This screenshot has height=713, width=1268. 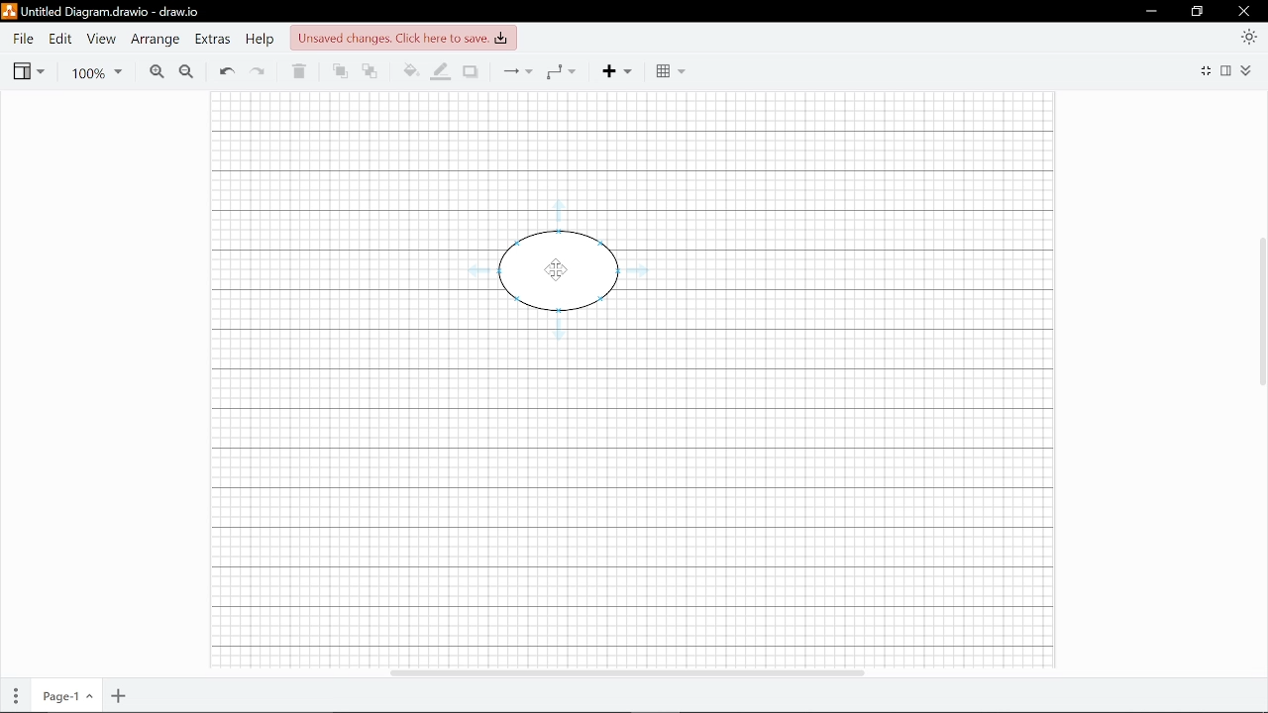 What do you see at coordinates (68, 697) in the screenshot?
I see `Current page` at bounding box center [68, 697].